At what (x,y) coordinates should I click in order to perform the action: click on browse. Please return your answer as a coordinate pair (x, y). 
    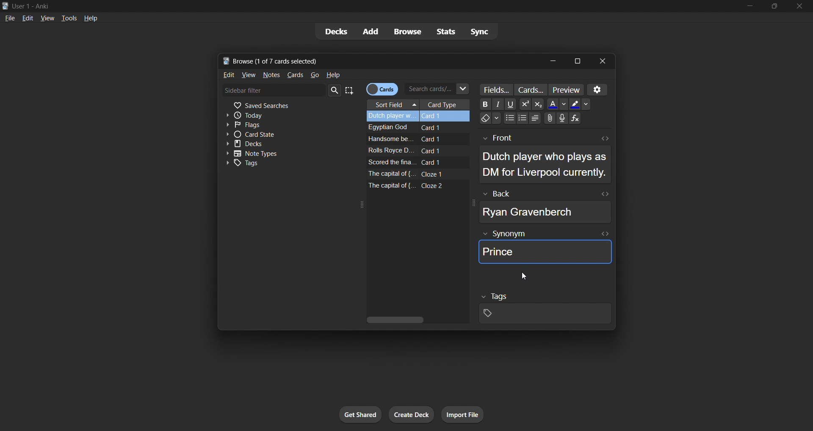
    Looking at the image, I should click on (407, 32).